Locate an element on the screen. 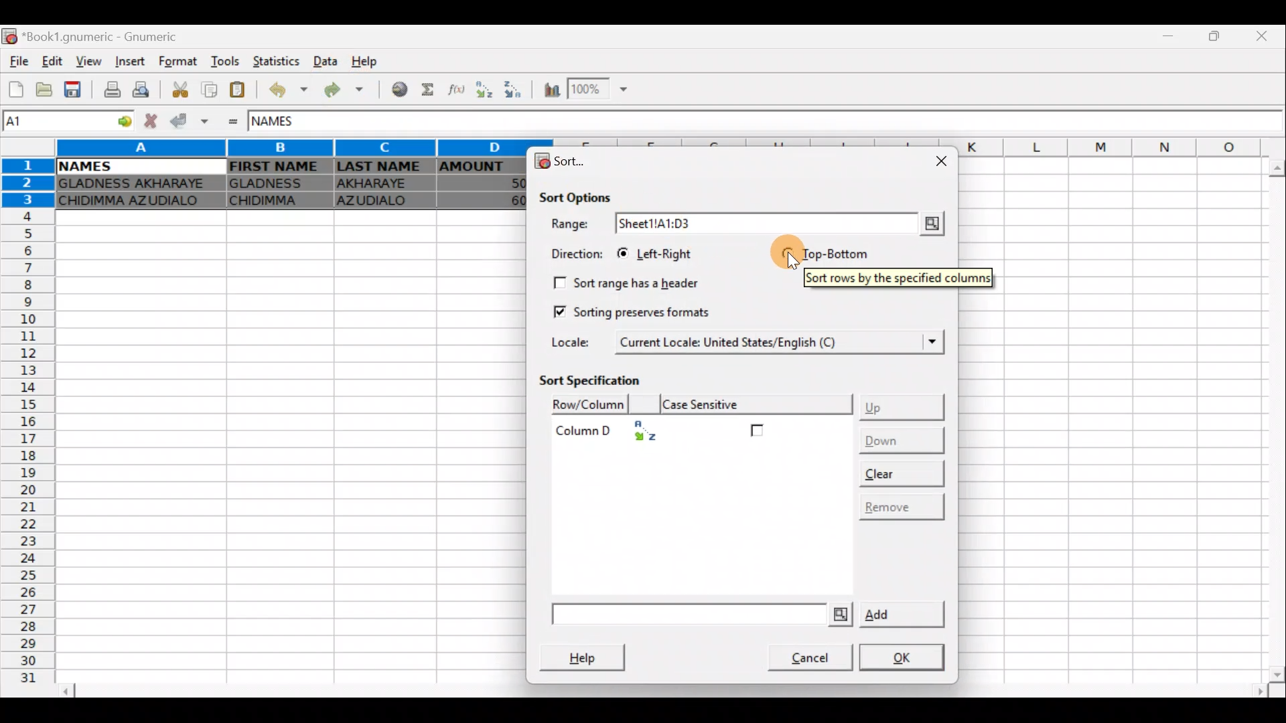 This screenshot has height=723, width=1286. View is located at coordinates (85, 62).